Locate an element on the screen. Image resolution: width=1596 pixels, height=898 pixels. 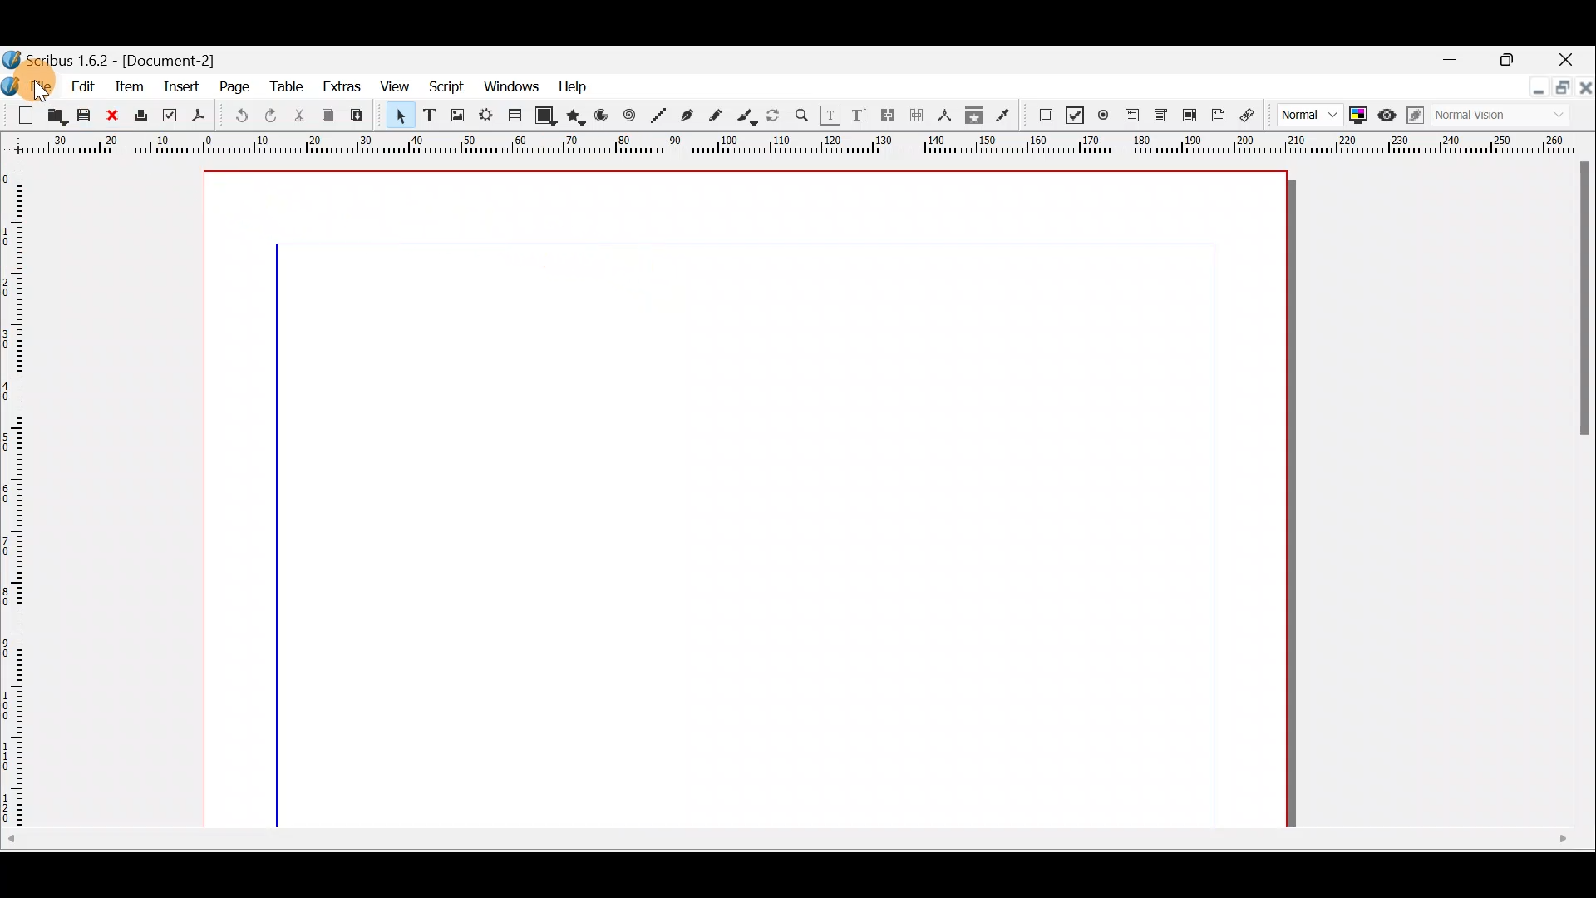
Scroll bar is located at coordinates (799, 841).